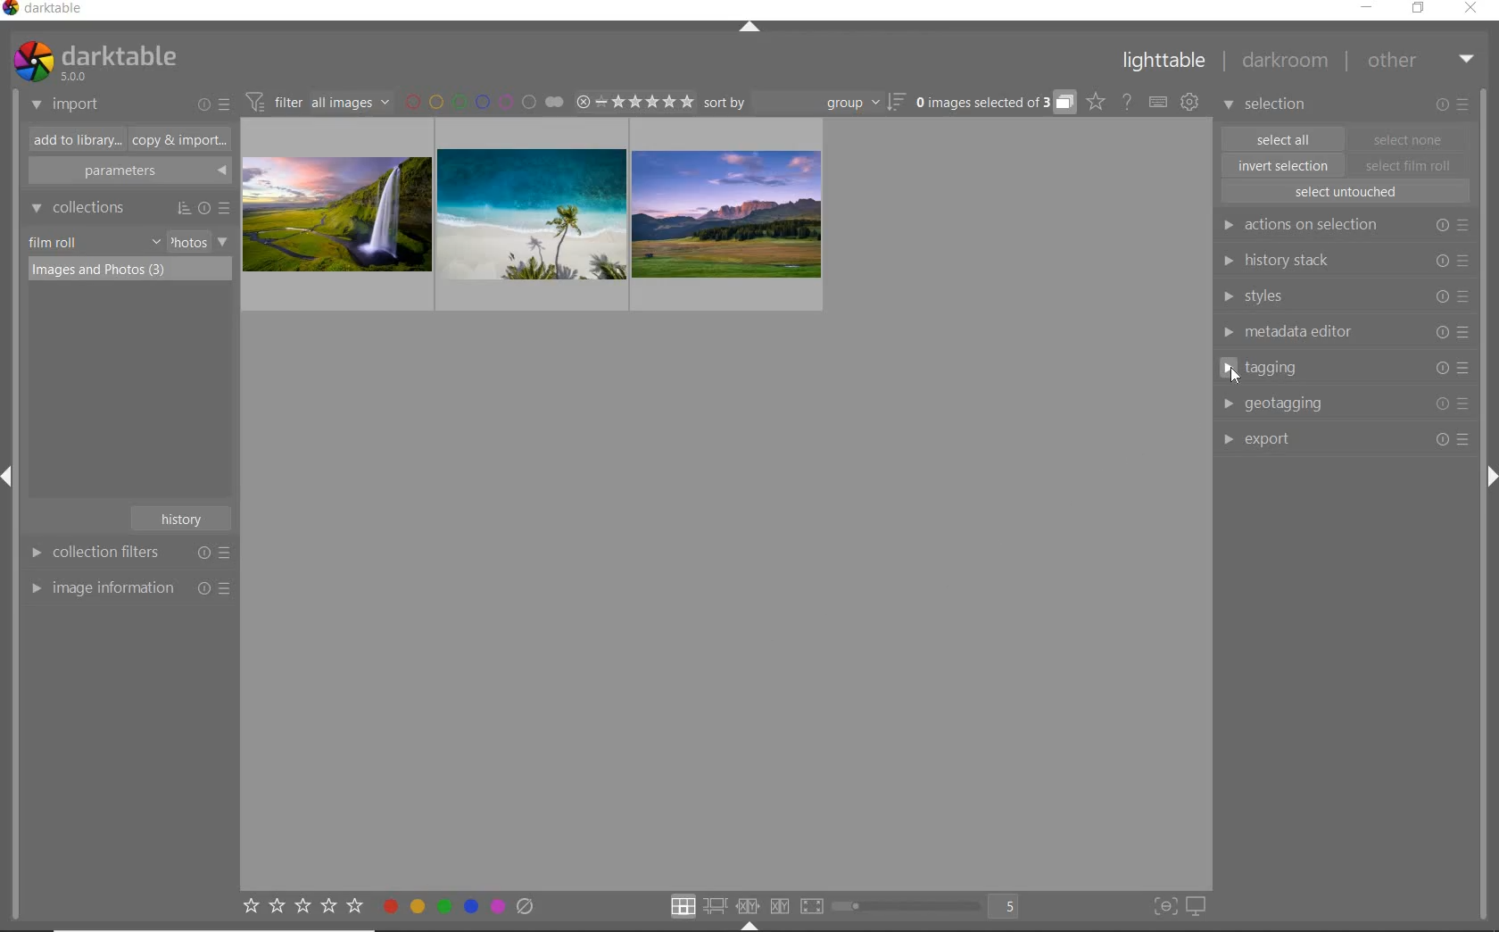 The image size is (1499, 932). What do you see at coordinates (128, 171) in the screenshot?
I see `parameters` at bounding box center [128, 171].